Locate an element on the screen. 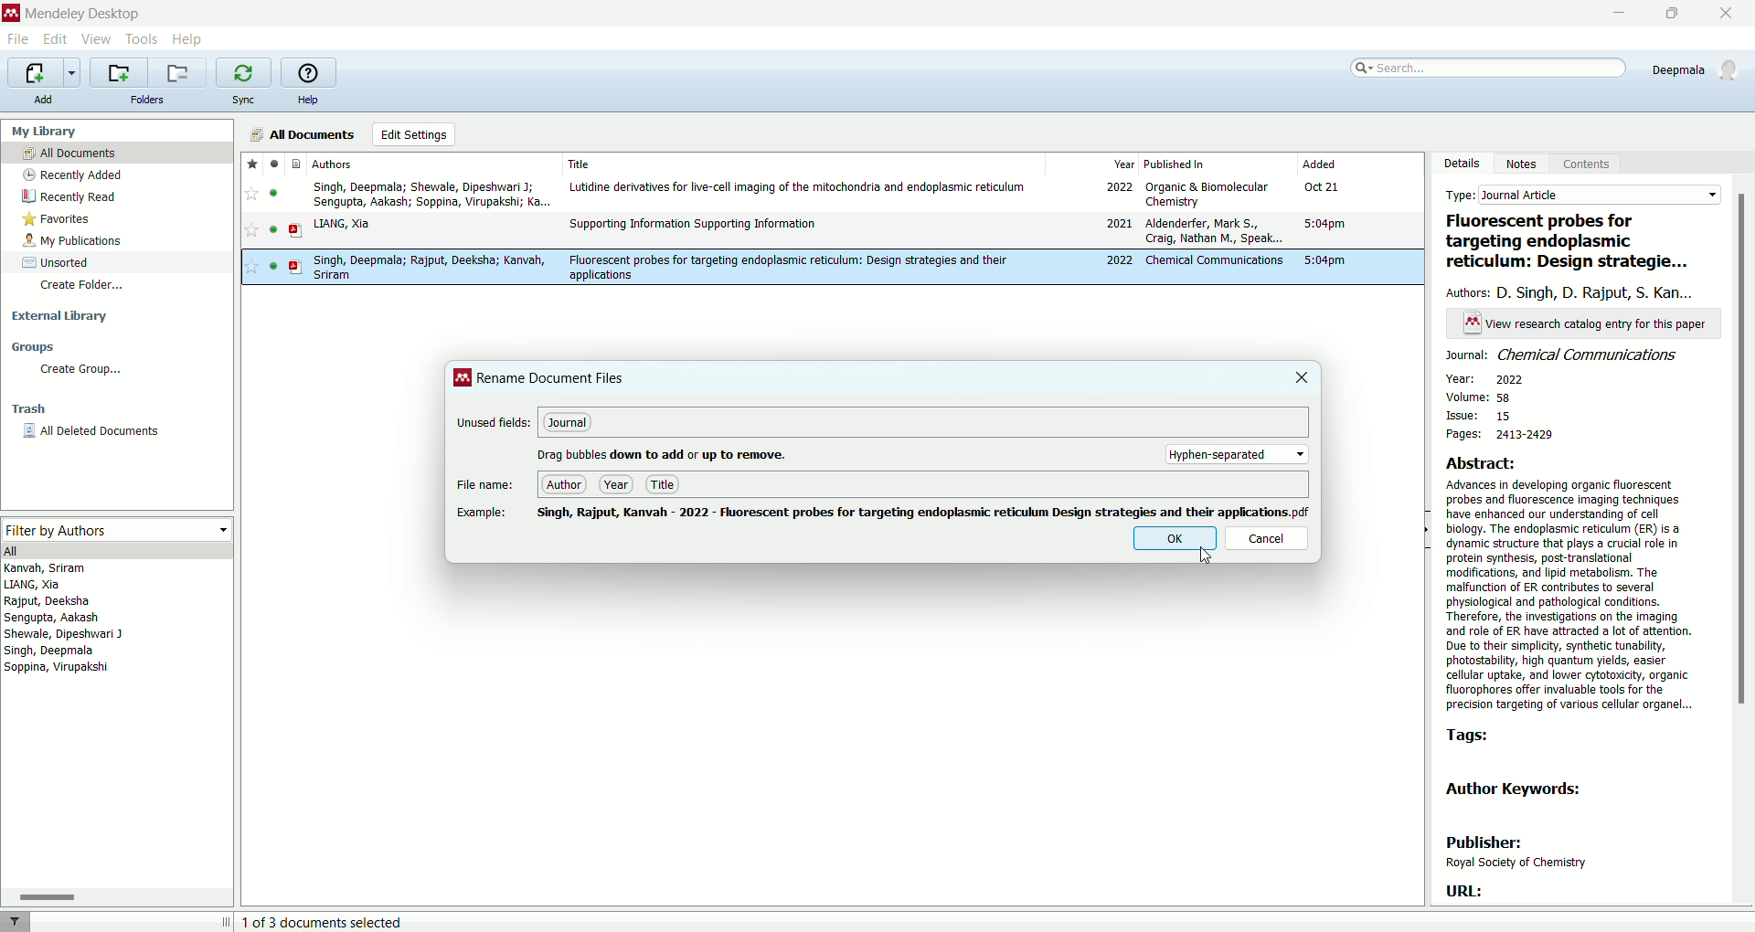  text is located at coordinates (1587, 323).